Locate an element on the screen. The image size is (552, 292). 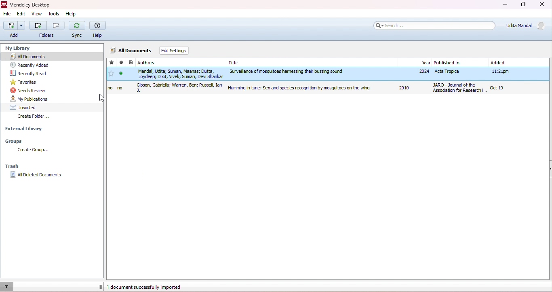
cursor movement is located at coordinates (102, 97).